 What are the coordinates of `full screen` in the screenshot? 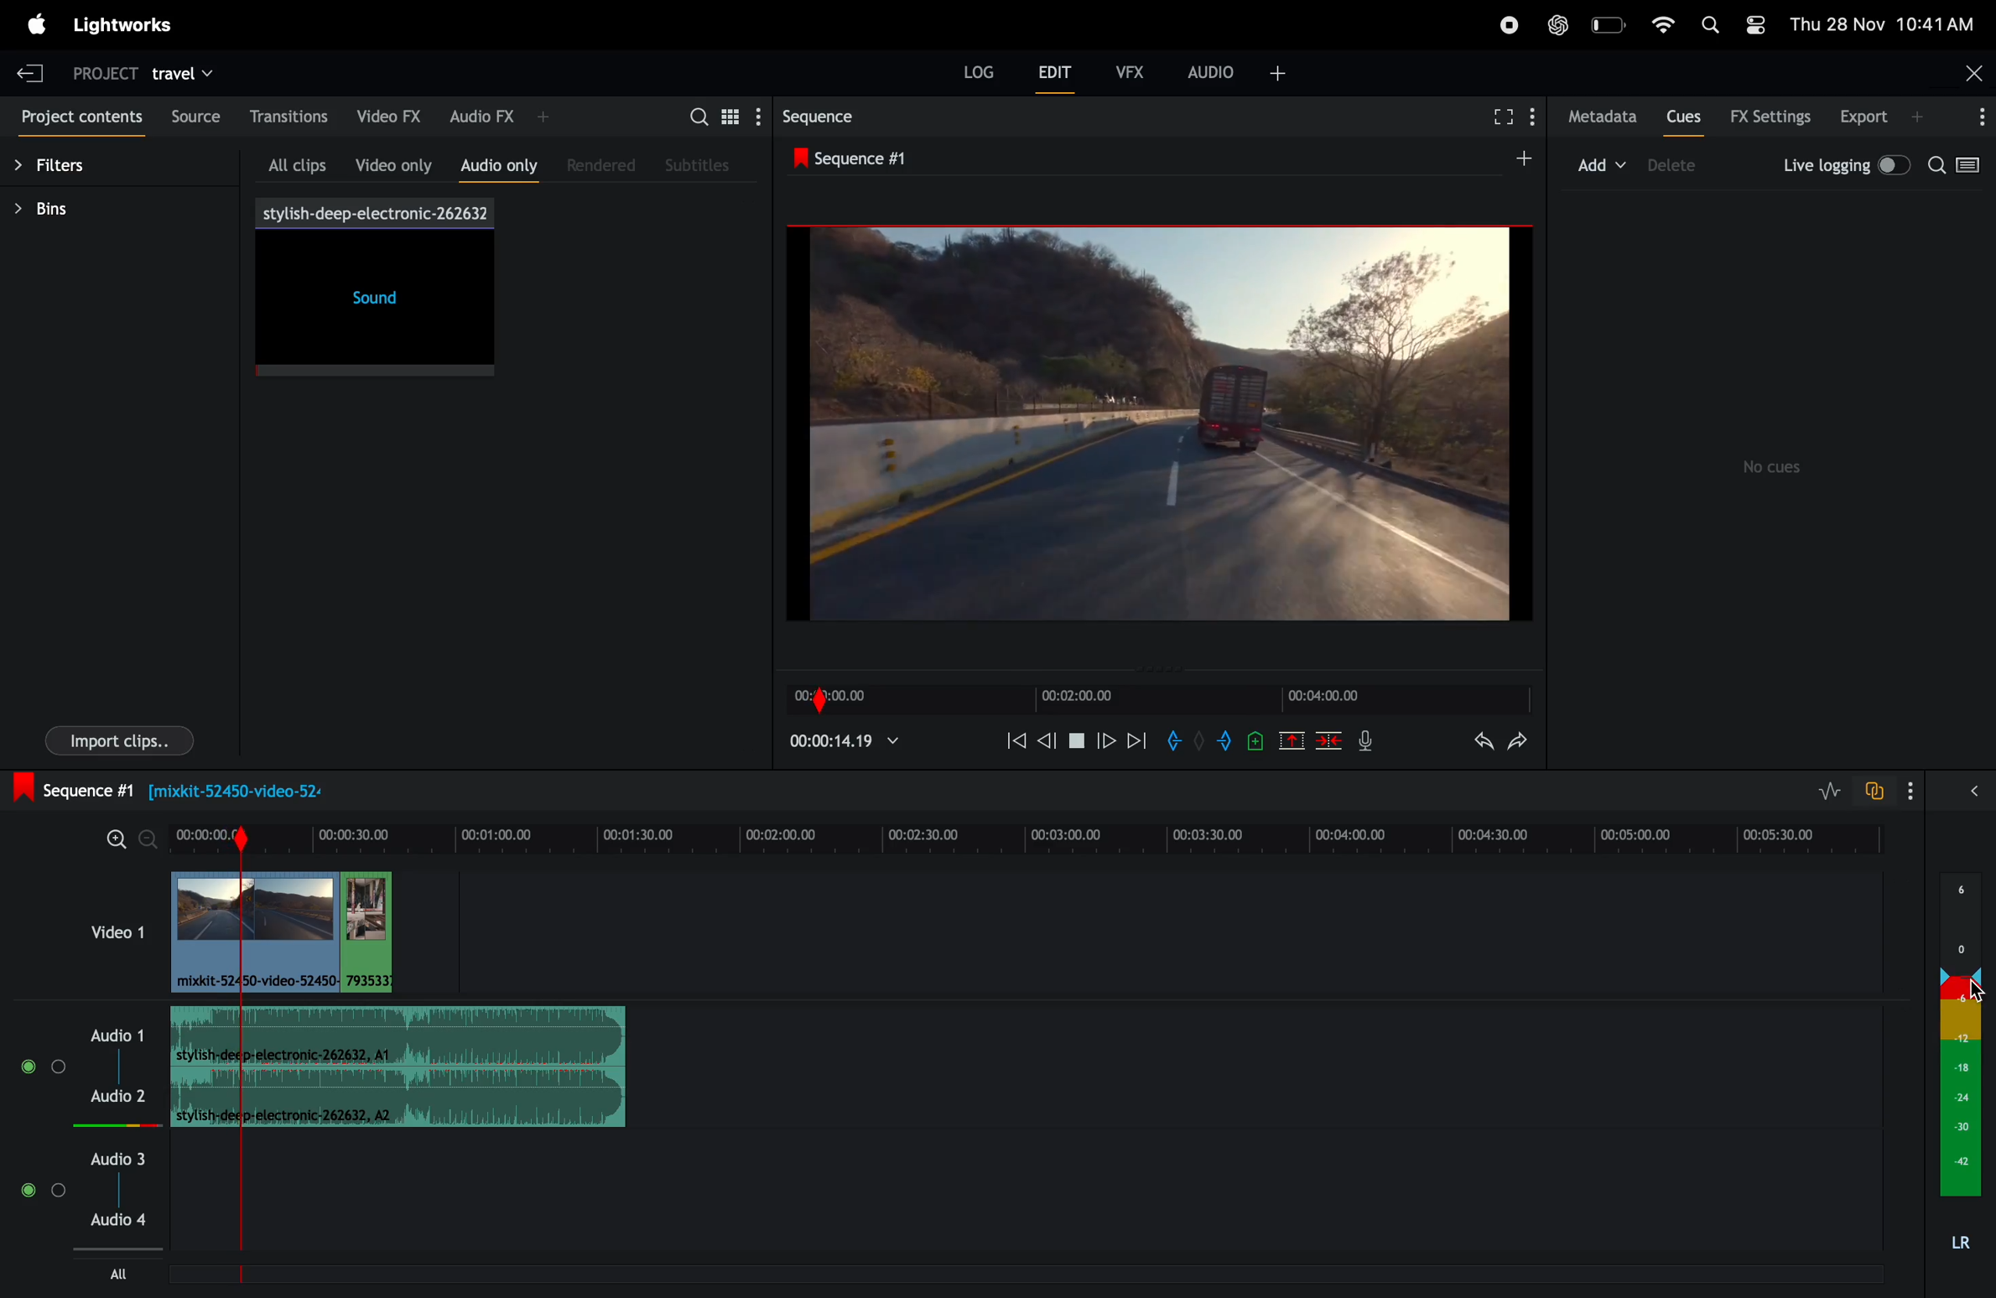 It's located at (1507, 116).